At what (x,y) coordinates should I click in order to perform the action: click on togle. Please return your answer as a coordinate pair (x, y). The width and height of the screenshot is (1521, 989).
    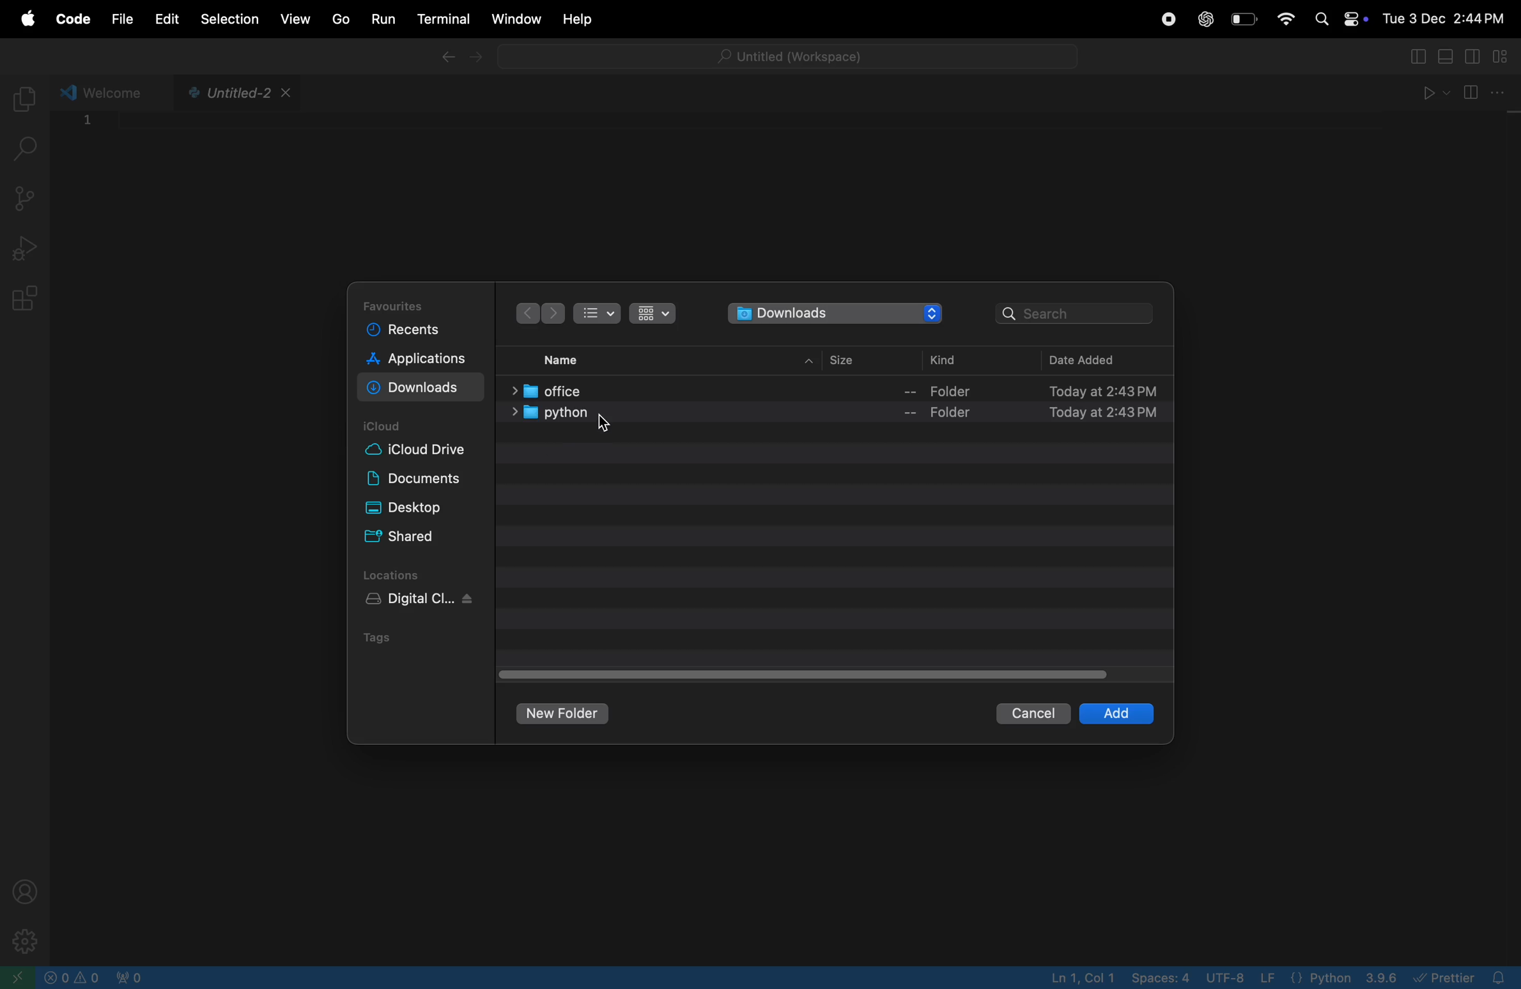
    Looking at the image, I should click on (809, 674).